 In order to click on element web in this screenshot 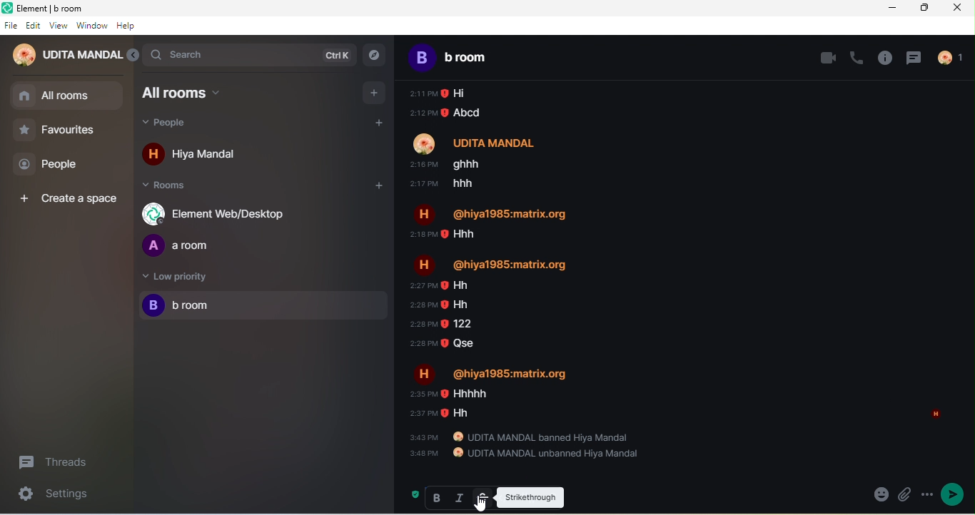, I will do `click(220, 213)`.